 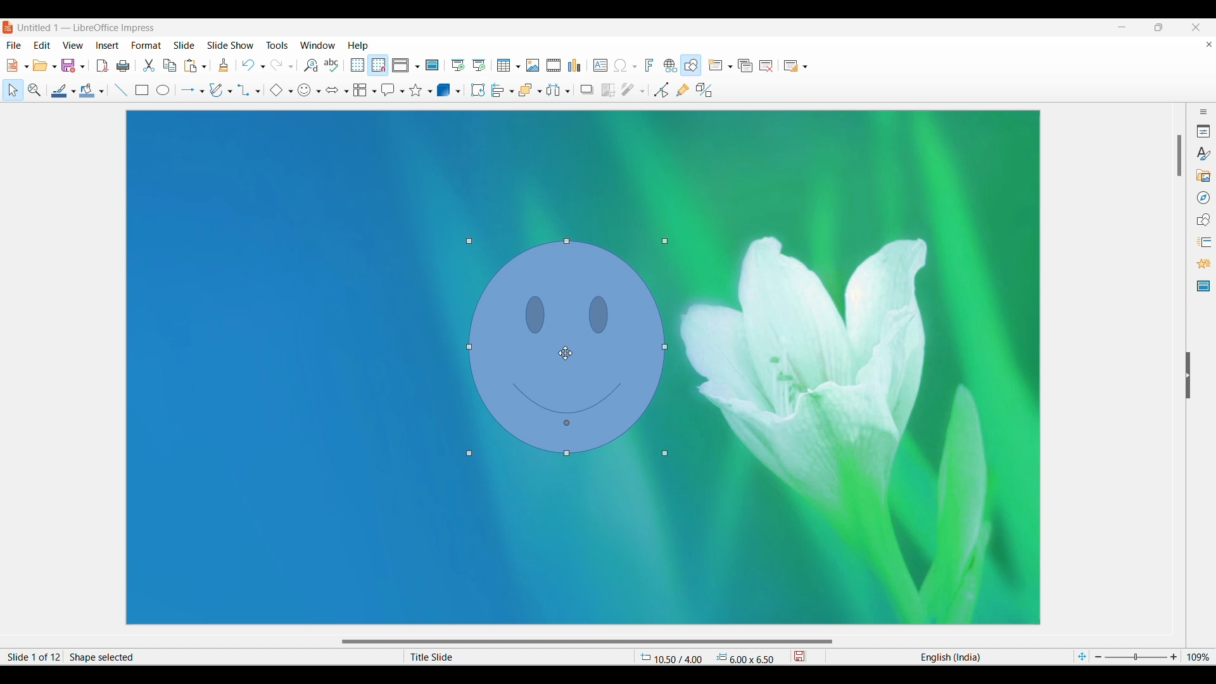 I want to click on New slide options, so click(x=730, y=66).